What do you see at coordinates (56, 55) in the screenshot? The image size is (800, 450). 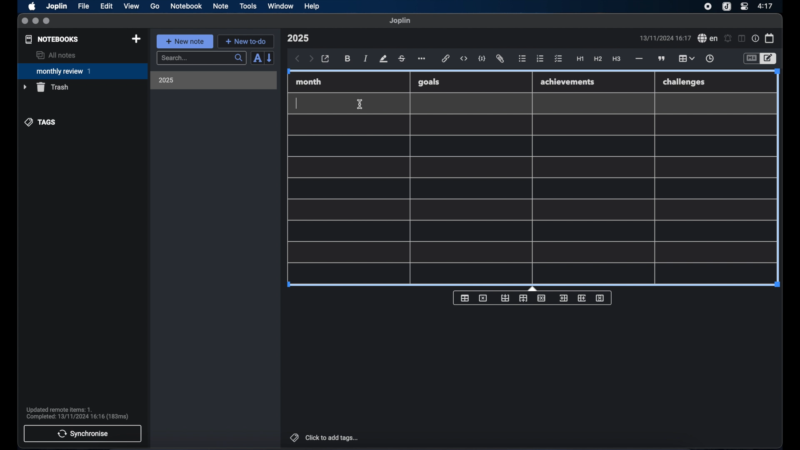 I see `all notes` at bounding box center [56, 55].